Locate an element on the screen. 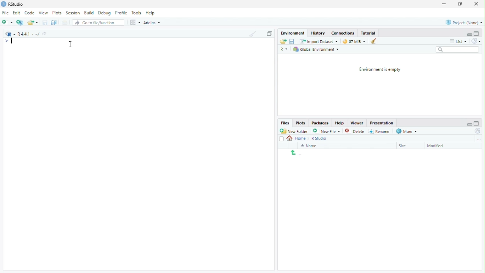 The height and width of the screenshot is (273, 485). RStudio is located at coordinates (13, 4).